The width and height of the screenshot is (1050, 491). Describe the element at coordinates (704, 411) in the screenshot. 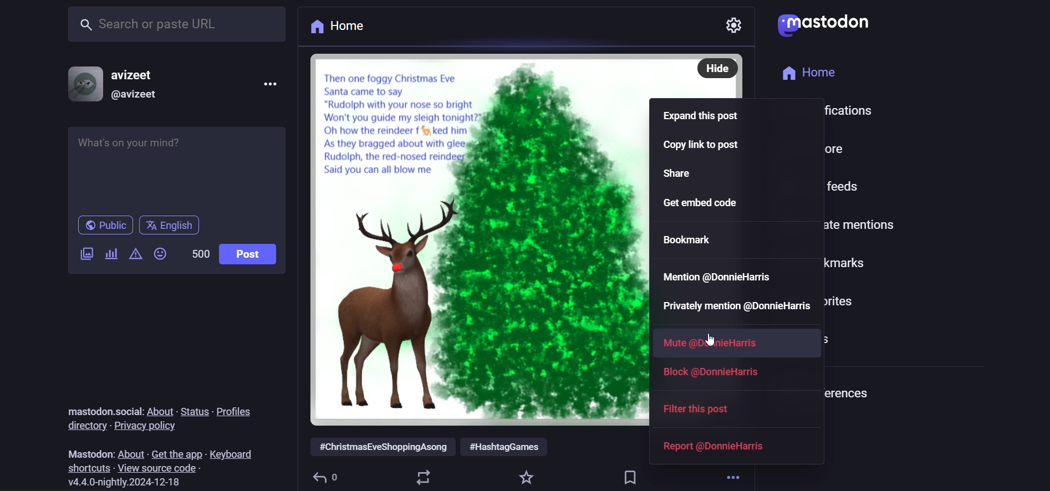

I see `filter this post` at that location.